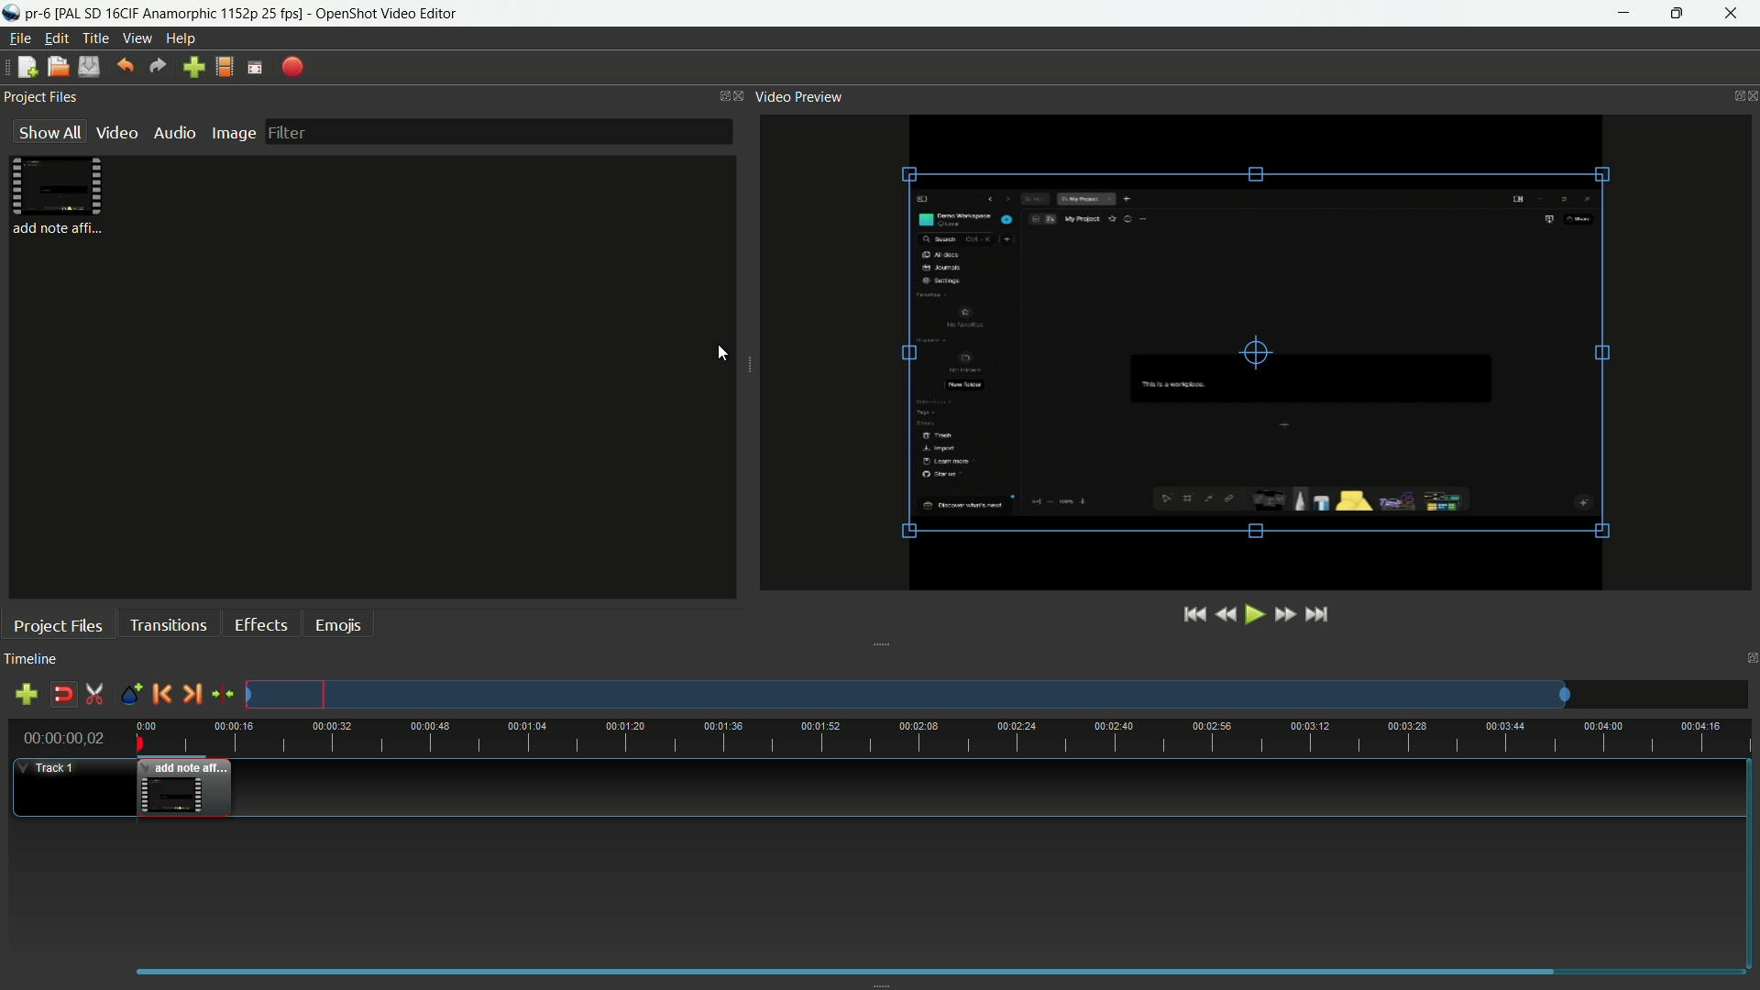  Describe the element at coordinates (126, 66) in the screenshot. I see `undo` at that location.